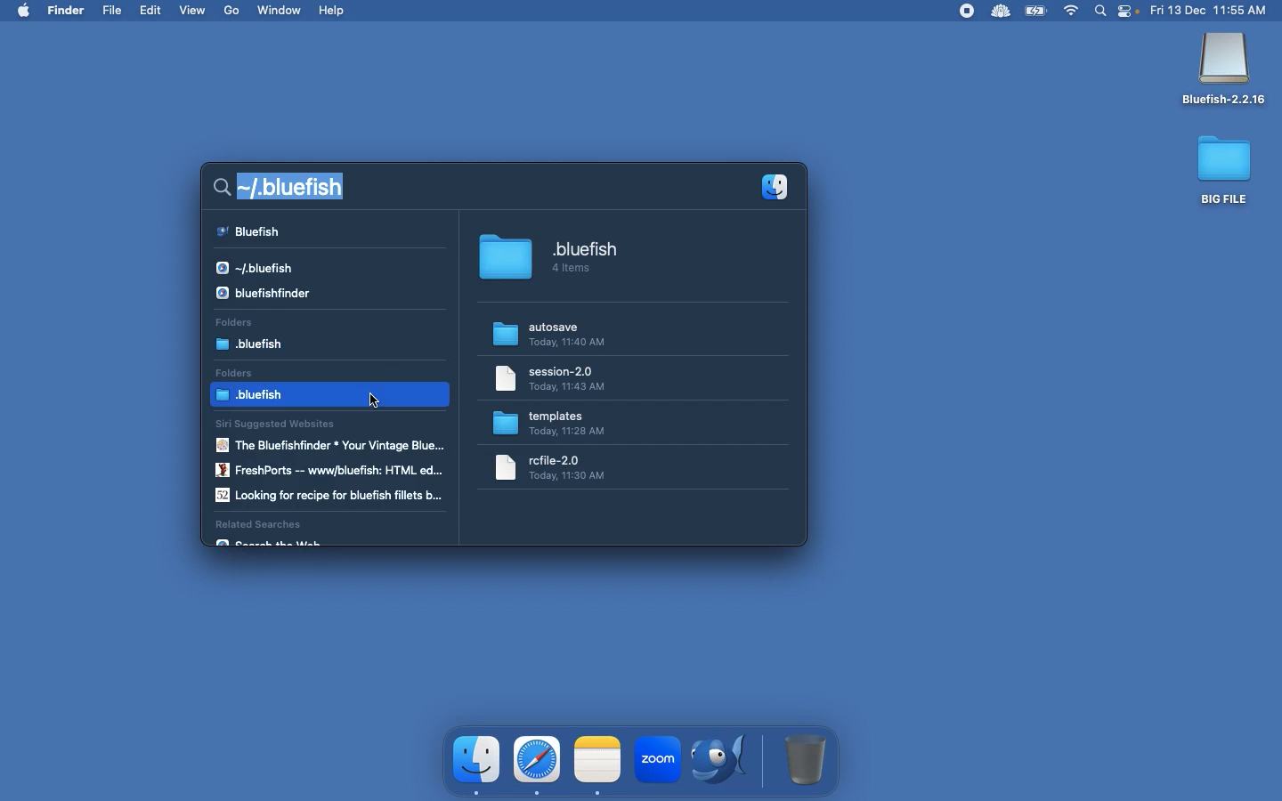 This screenshot has width=1282, height=801. Describe the element at coordinates (561, 336) in the screenshot. I see `Autosave` at that location.